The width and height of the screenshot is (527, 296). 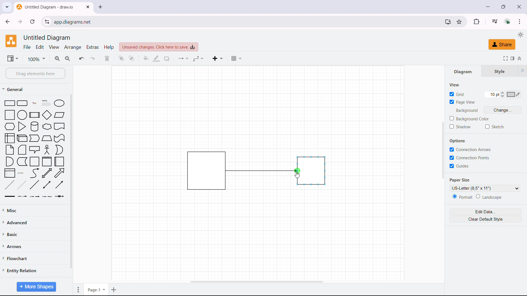 What do you see at coordinates (34, 246) in the screenshot?
I see `arrows` at bounding box center [34, 246].